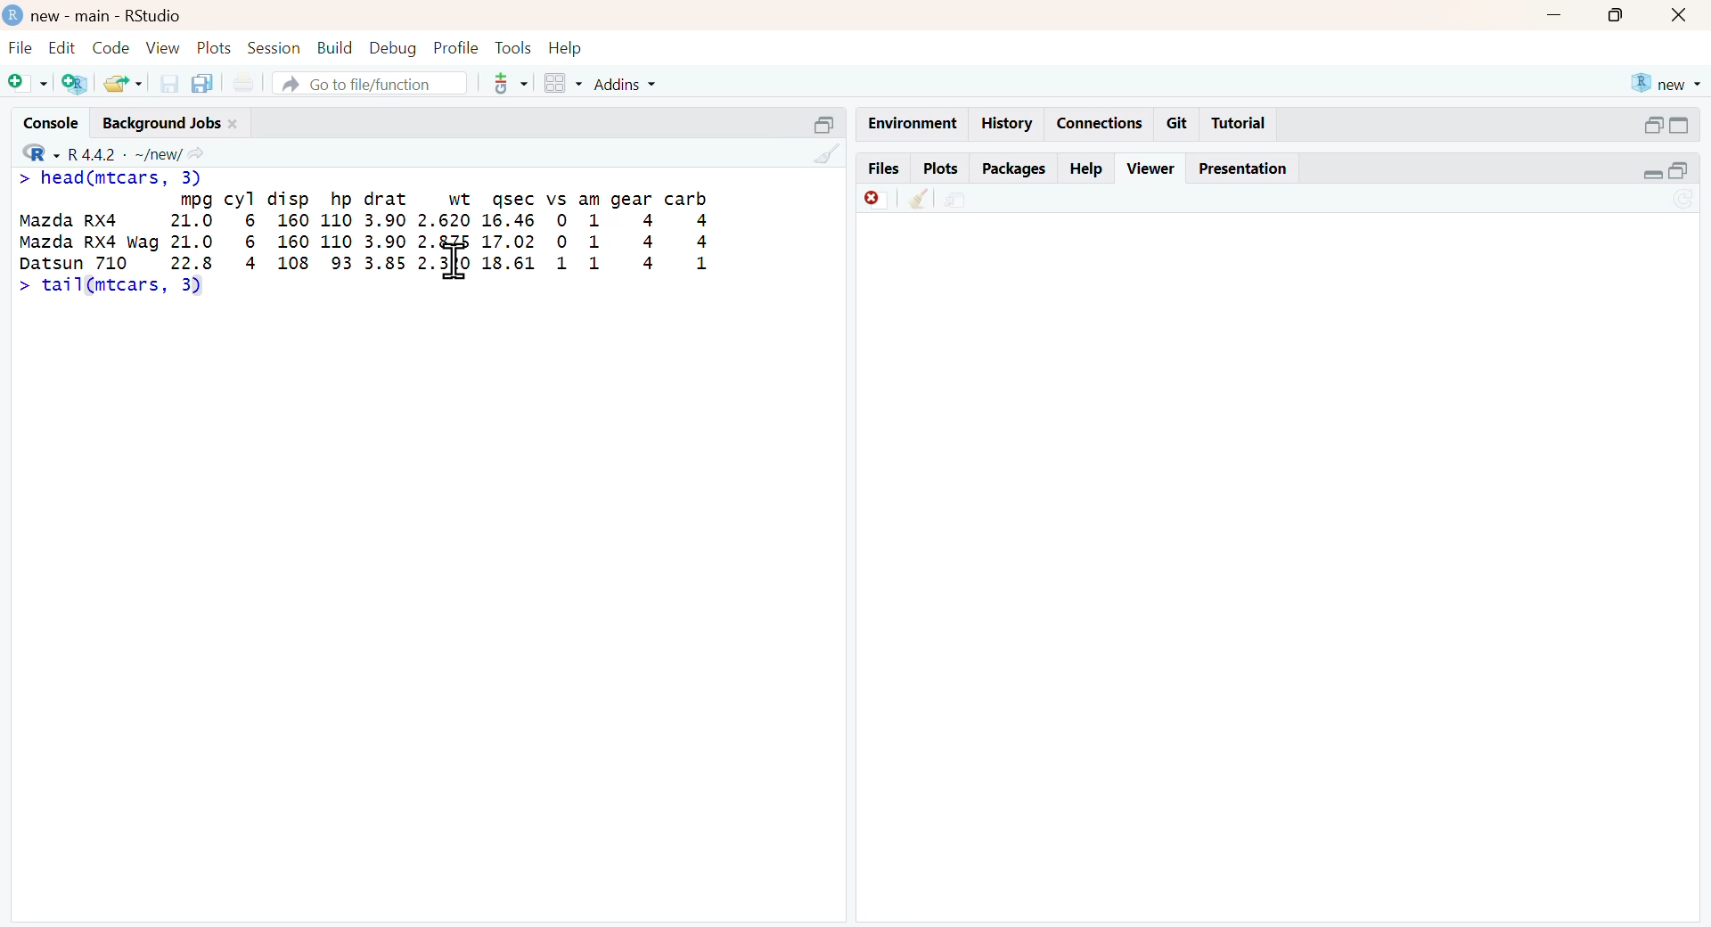 This screenshot has width=1711, height=927. Describe the element at coordinates (45, 119) in the screenshot. I see `Console` at that location.